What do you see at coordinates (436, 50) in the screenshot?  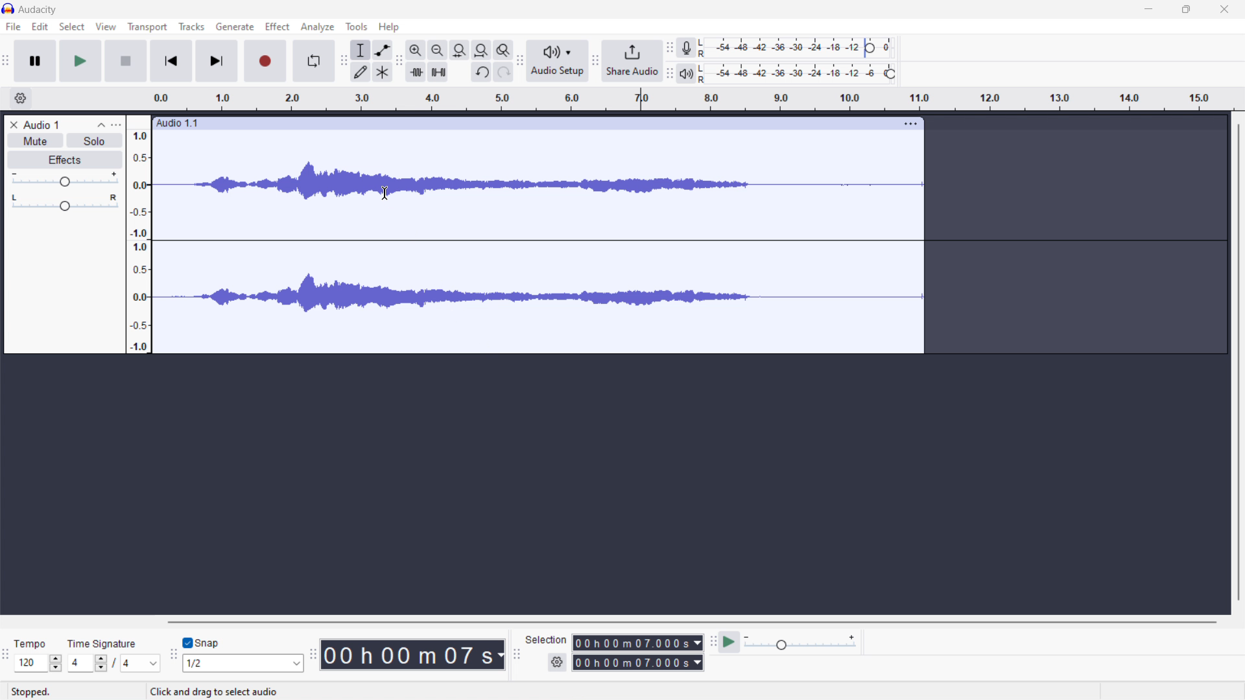 I see `zoom out` at bounding box center [436, 50].